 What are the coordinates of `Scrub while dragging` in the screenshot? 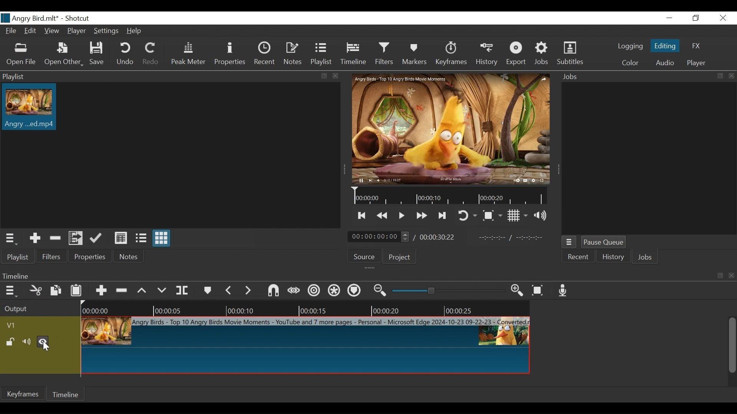 It's located at (294, 291).